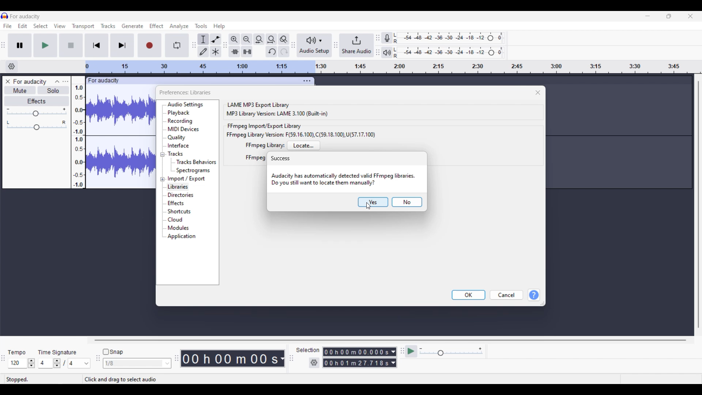 This screenshot has height=395, width=702. Describe the element at coordinates (45, 45) in the screenshot. I see `Play/Play once` at that location.